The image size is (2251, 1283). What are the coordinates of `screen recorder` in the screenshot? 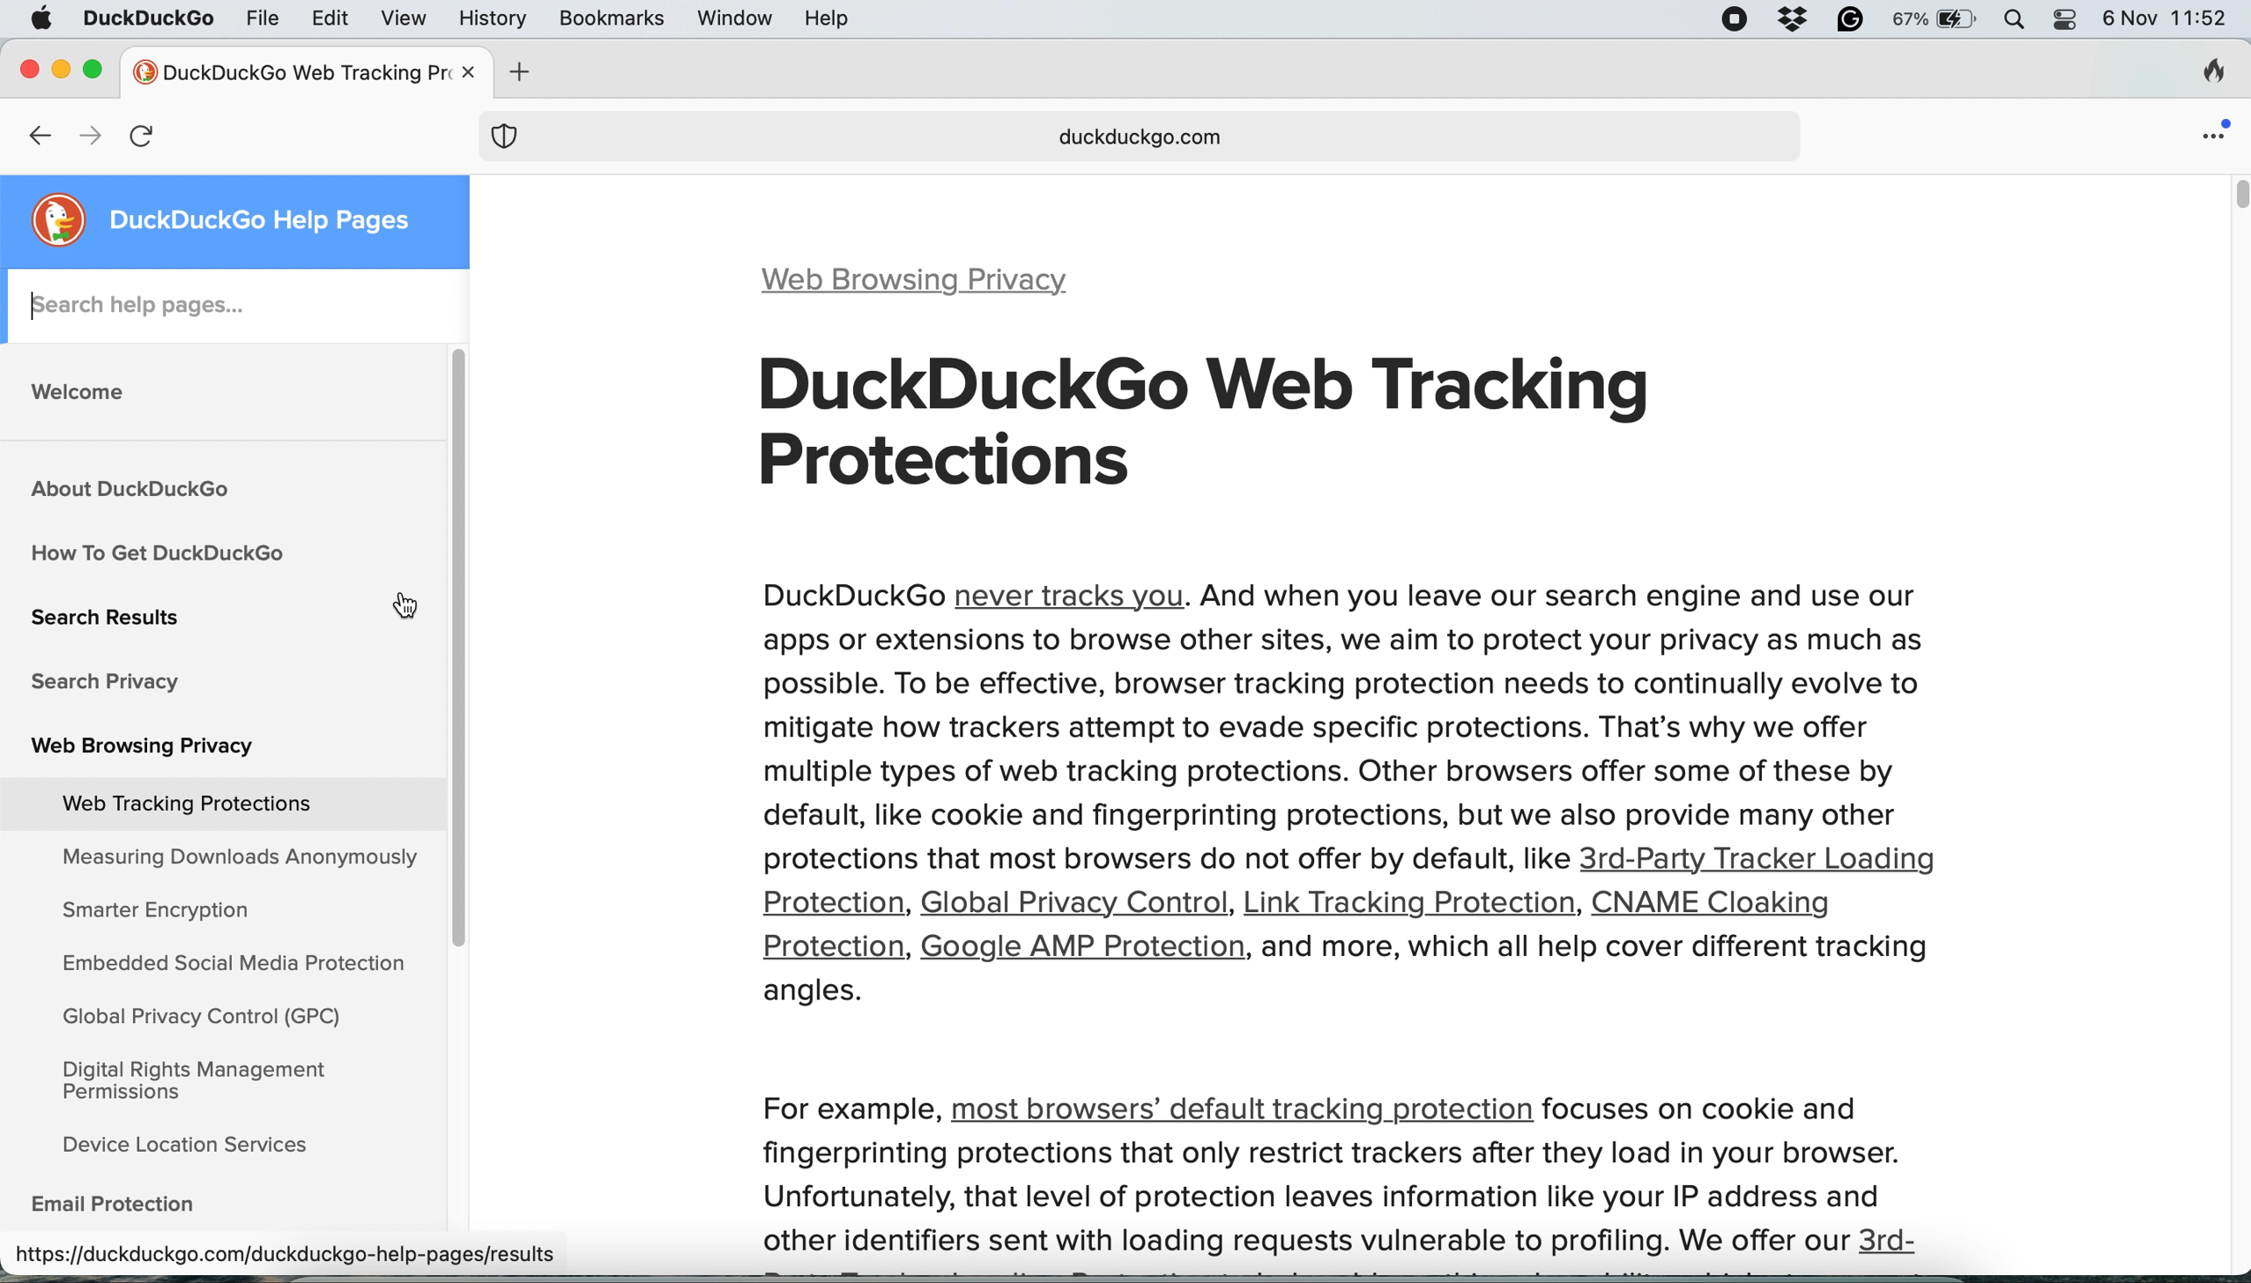 It's located at (1733, 20).